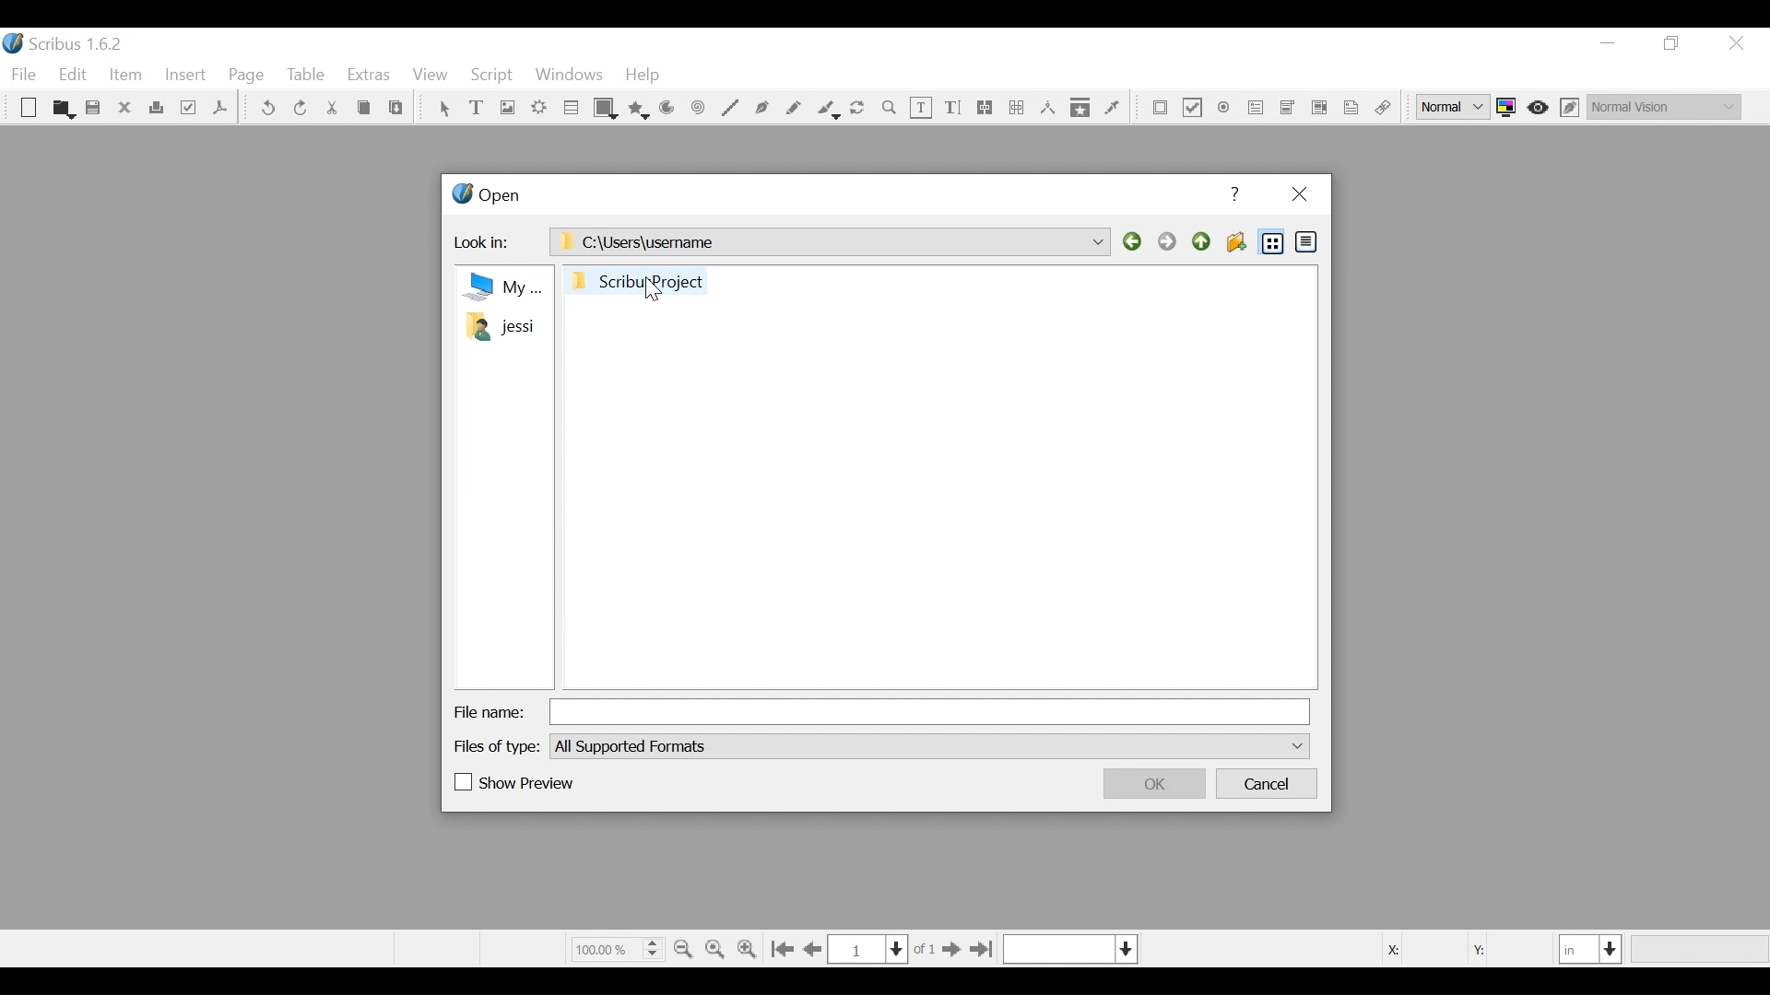 This screenshot has width=1770, height=995. Describe the element at coordinates (1663, 104) in the screenshot. I see `Select the visual appearance of the display` at that location.